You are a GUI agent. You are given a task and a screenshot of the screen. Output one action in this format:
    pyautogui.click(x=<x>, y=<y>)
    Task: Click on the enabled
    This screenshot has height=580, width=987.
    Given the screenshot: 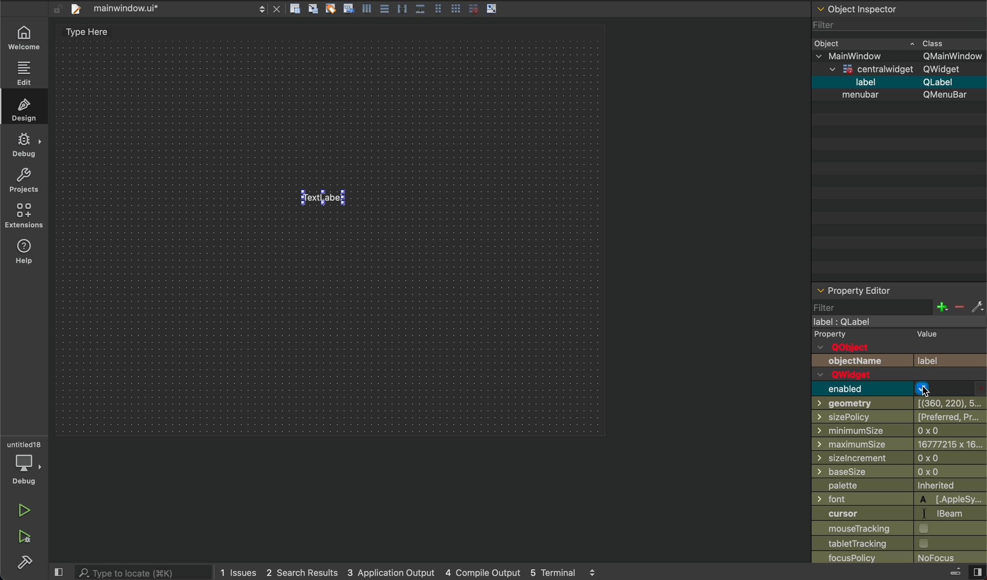 What is the action you would take?
    pyautogui.click(x=859, y=389)
    